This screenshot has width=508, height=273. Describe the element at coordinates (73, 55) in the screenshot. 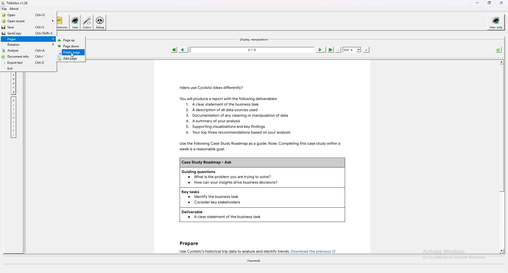

I see `cursor` at that location.